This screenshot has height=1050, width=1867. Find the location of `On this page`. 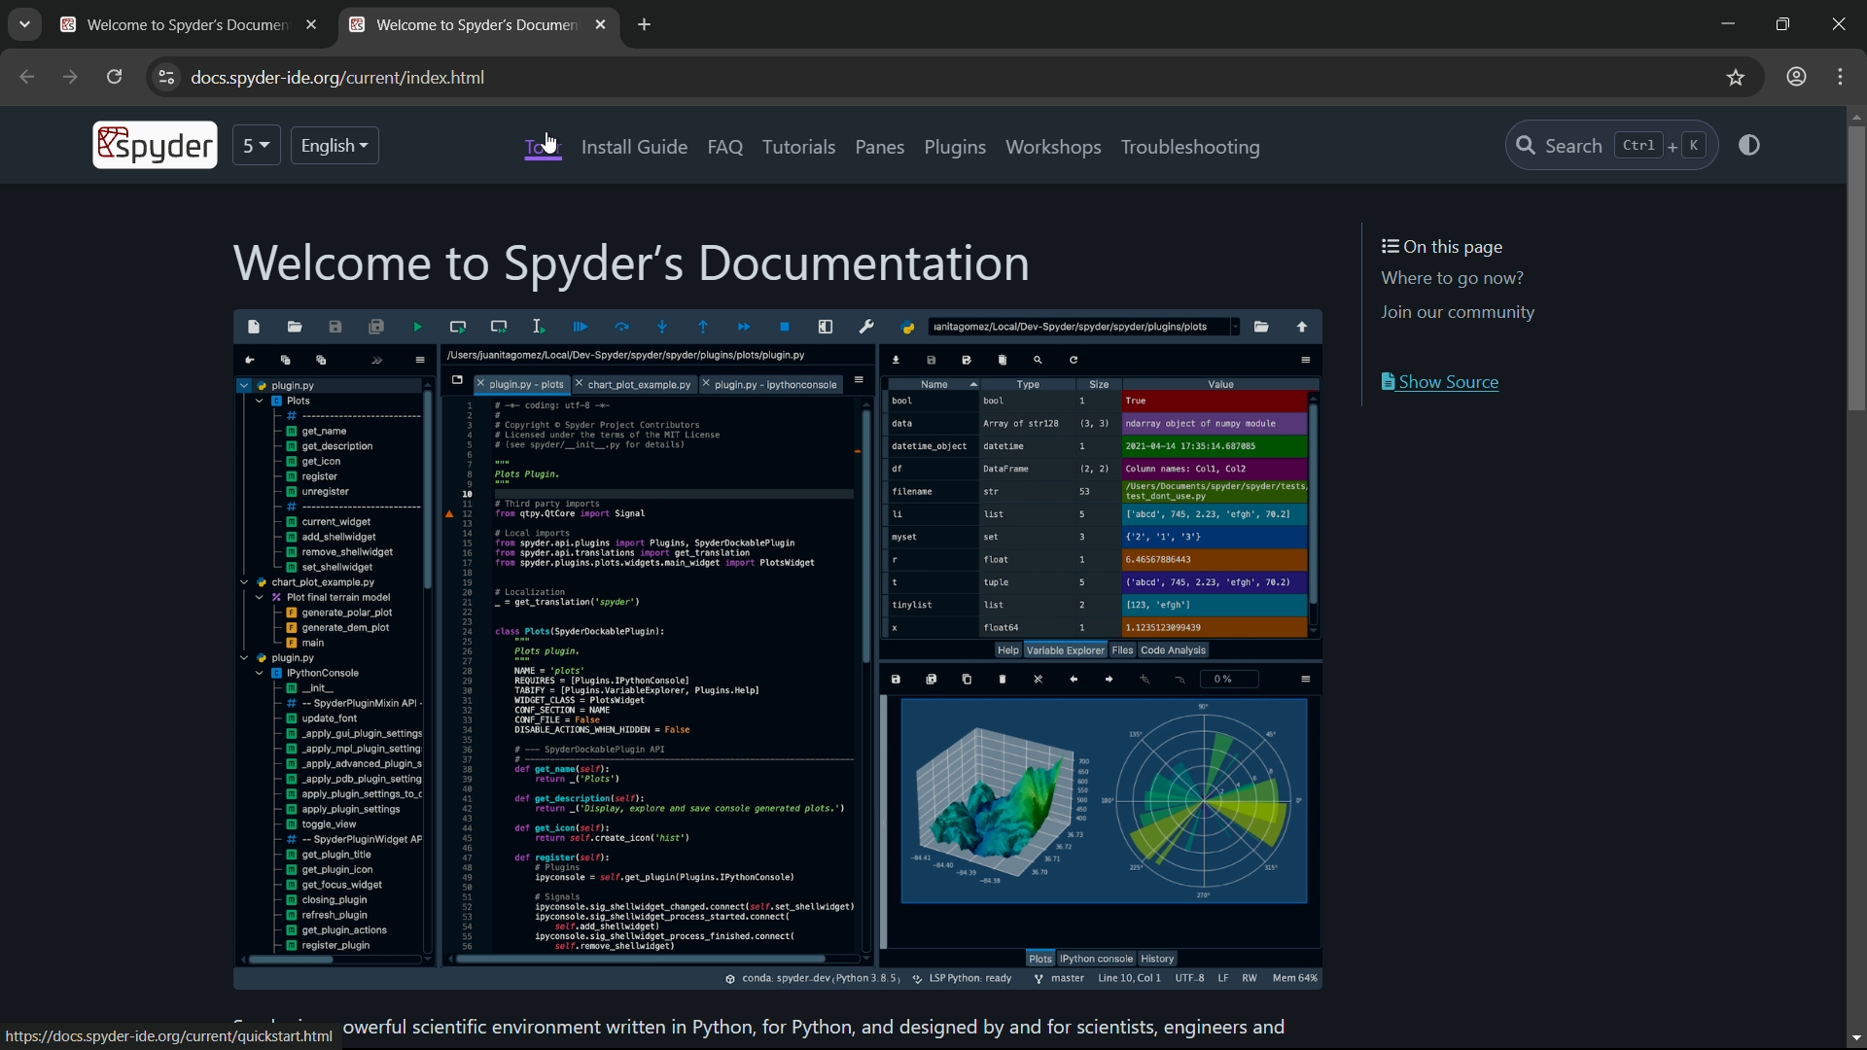

On this page is located at coordinates (1458, 243).